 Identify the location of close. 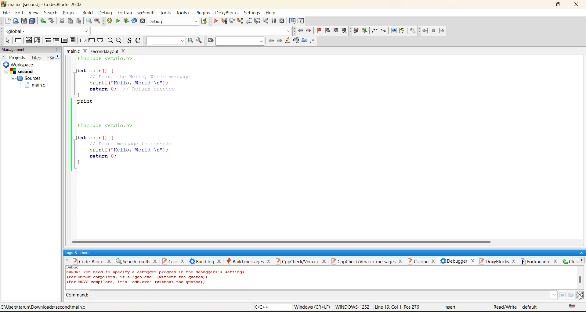
(581, 252).